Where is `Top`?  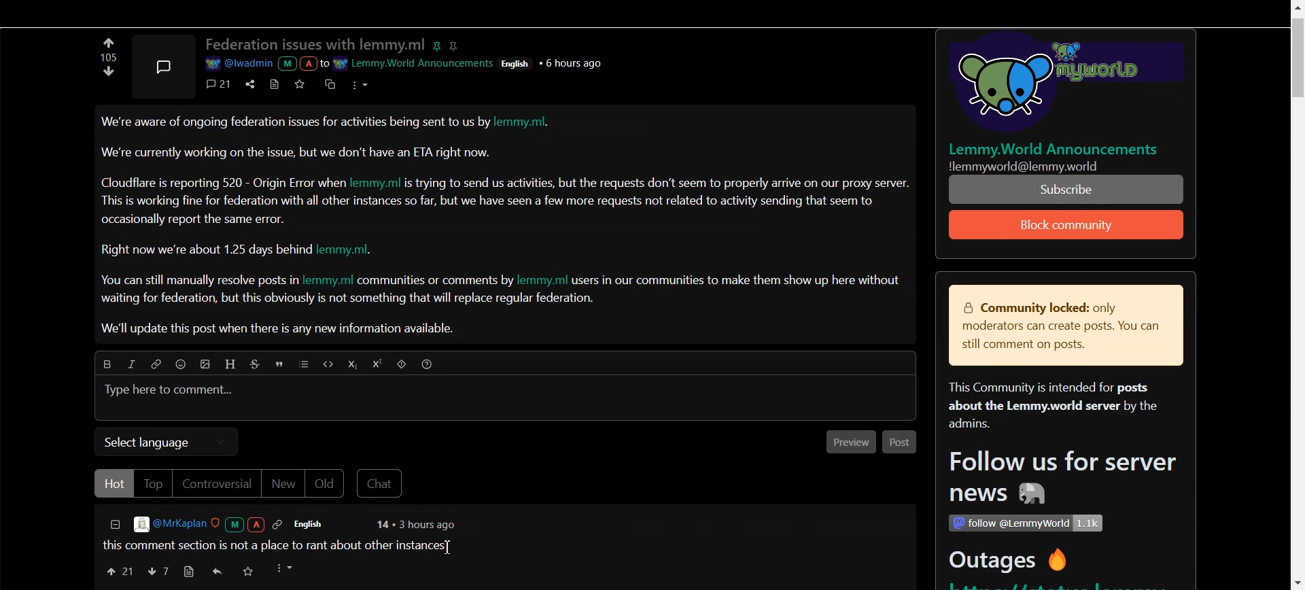 Top is located at coordinates (152, 483).